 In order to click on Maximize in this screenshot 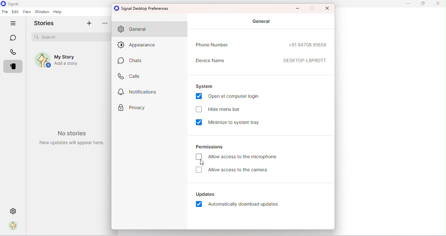, I will do `click(423, 4)`.